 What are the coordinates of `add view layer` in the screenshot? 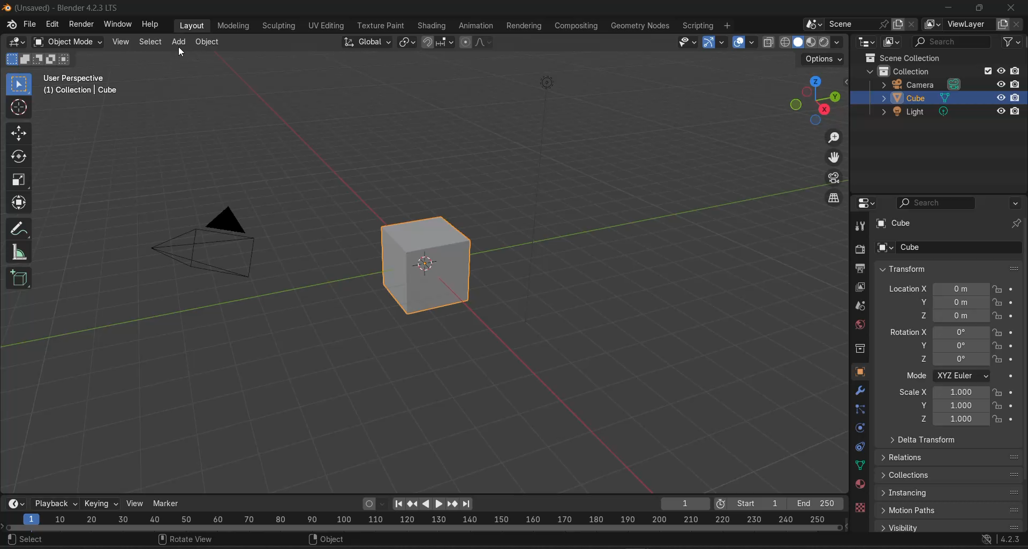 It's located at (1002, 25).